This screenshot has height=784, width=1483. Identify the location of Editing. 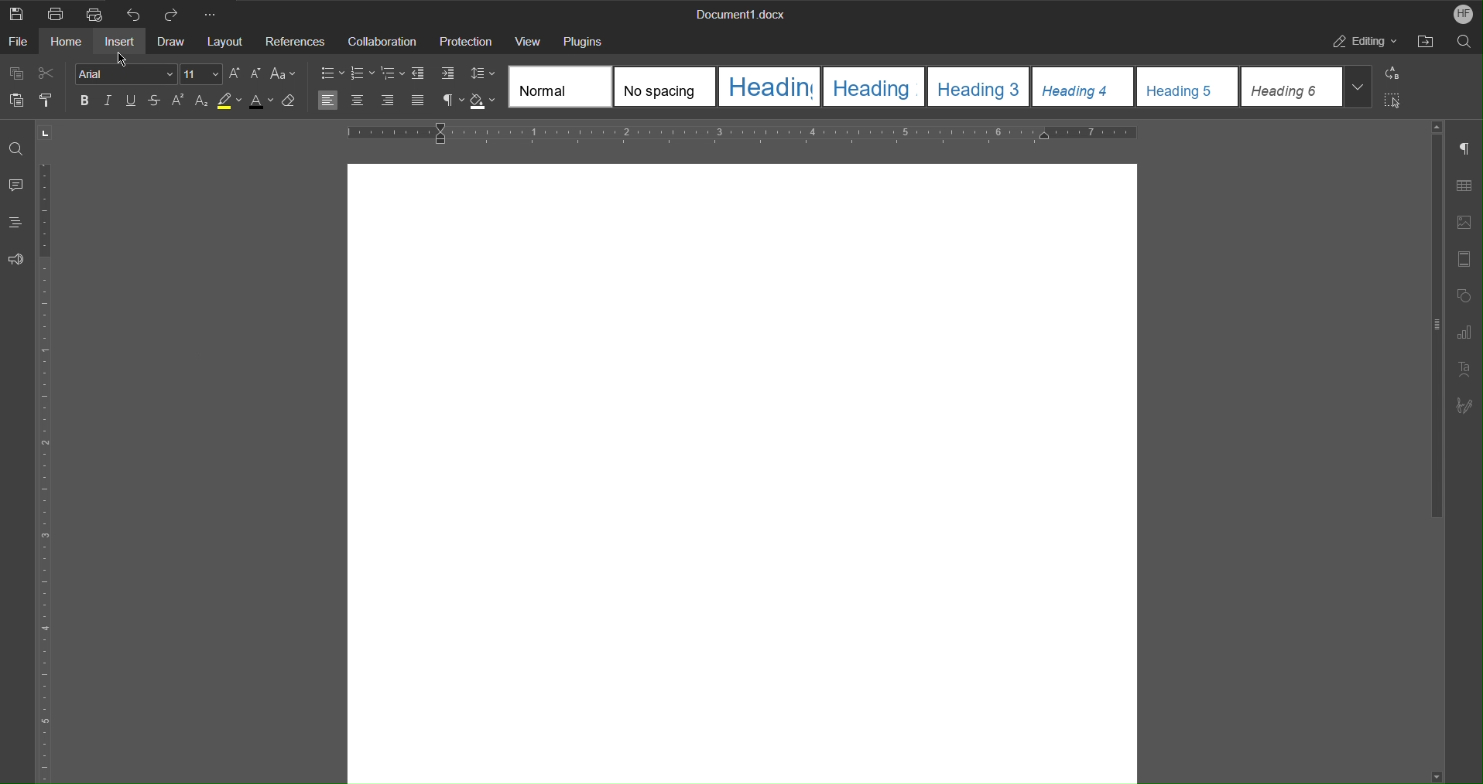
(1361, 43).